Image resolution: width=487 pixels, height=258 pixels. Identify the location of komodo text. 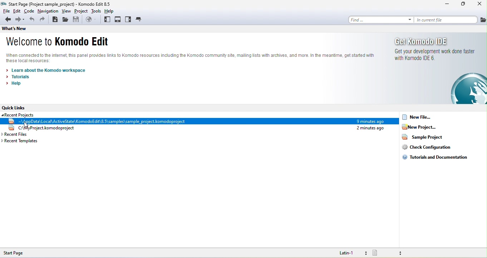
(191, 59).